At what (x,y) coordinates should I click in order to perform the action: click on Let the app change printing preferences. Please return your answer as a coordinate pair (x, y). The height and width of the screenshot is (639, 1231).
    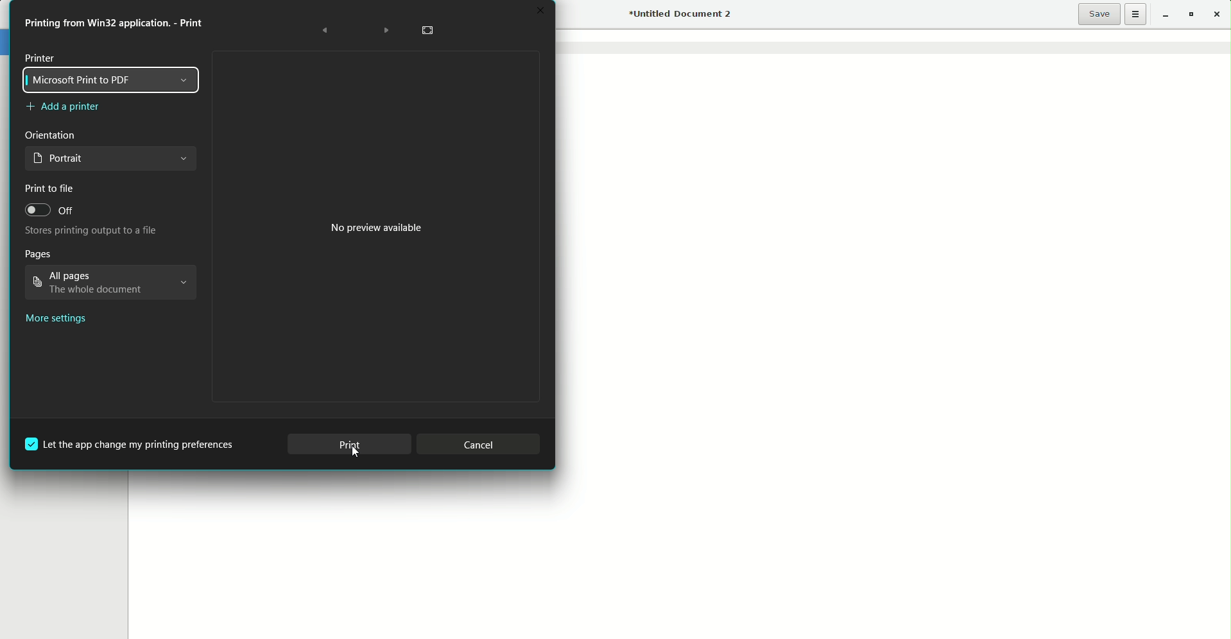
    Looking at the image, I should click on (131, 442).